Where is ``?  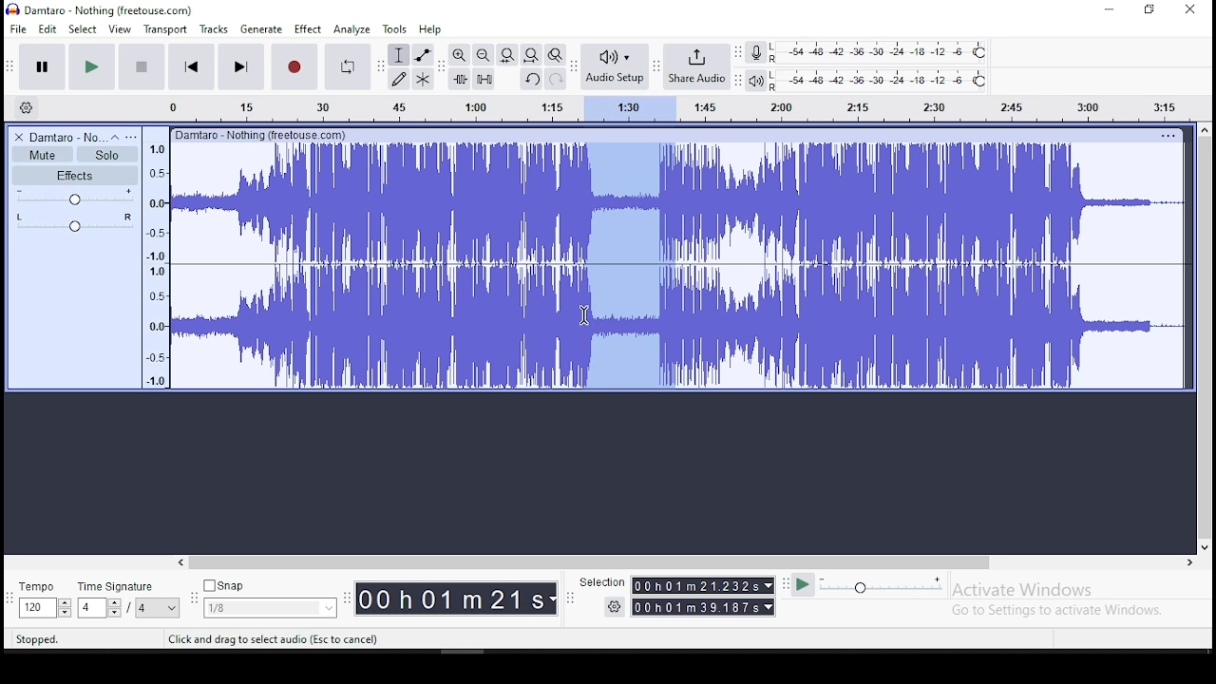  is located at coordinates (574, 66).